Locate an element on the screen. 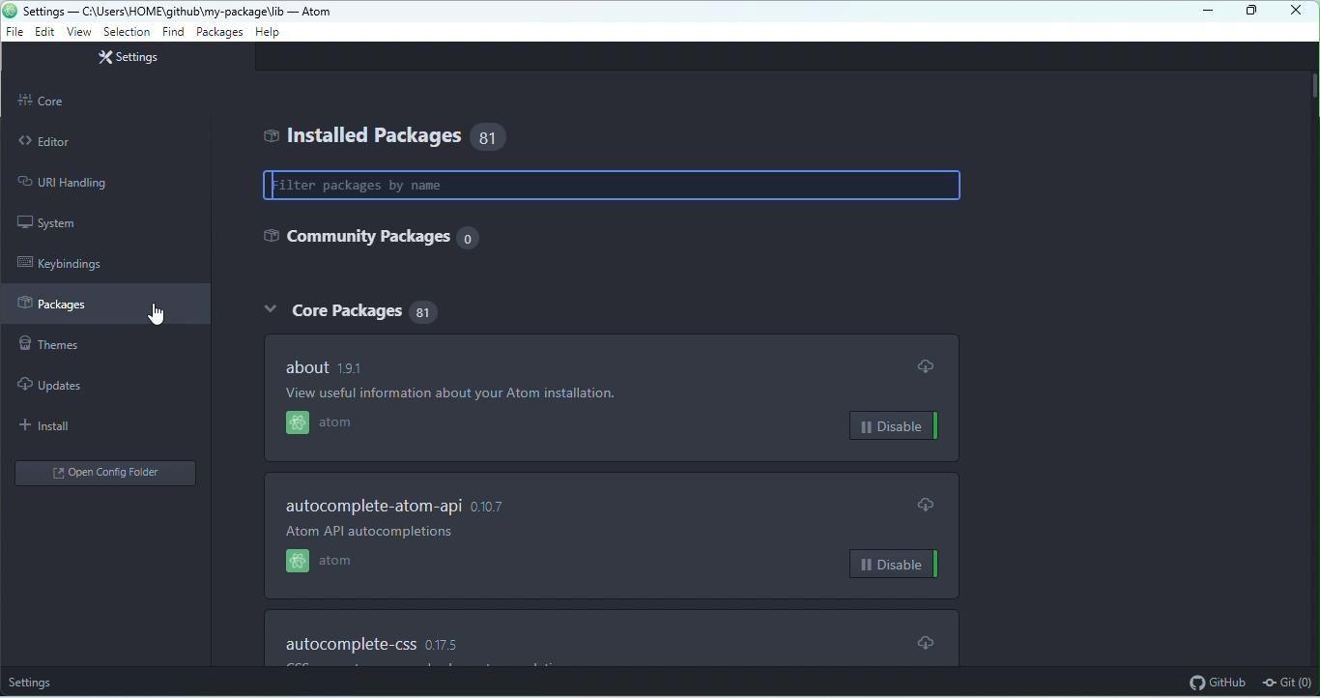 The image size is (1320, 698). update is located at coordinates (929, 367).